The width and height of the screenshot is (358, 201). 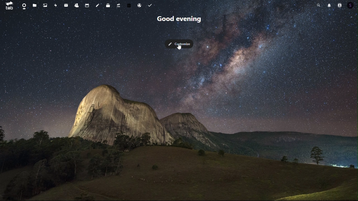 What do you see at coordinates (76, 5) in the screenshot?
I see `Contacts` at bounding box center [76, 5].